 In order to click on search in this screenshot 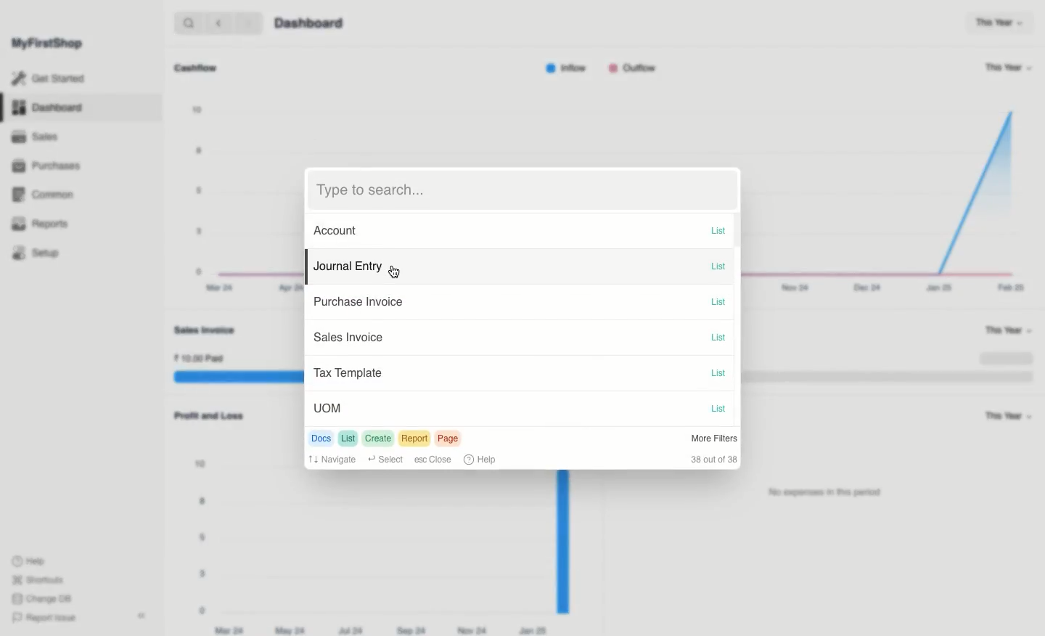, I will do `click(185, 23)`.